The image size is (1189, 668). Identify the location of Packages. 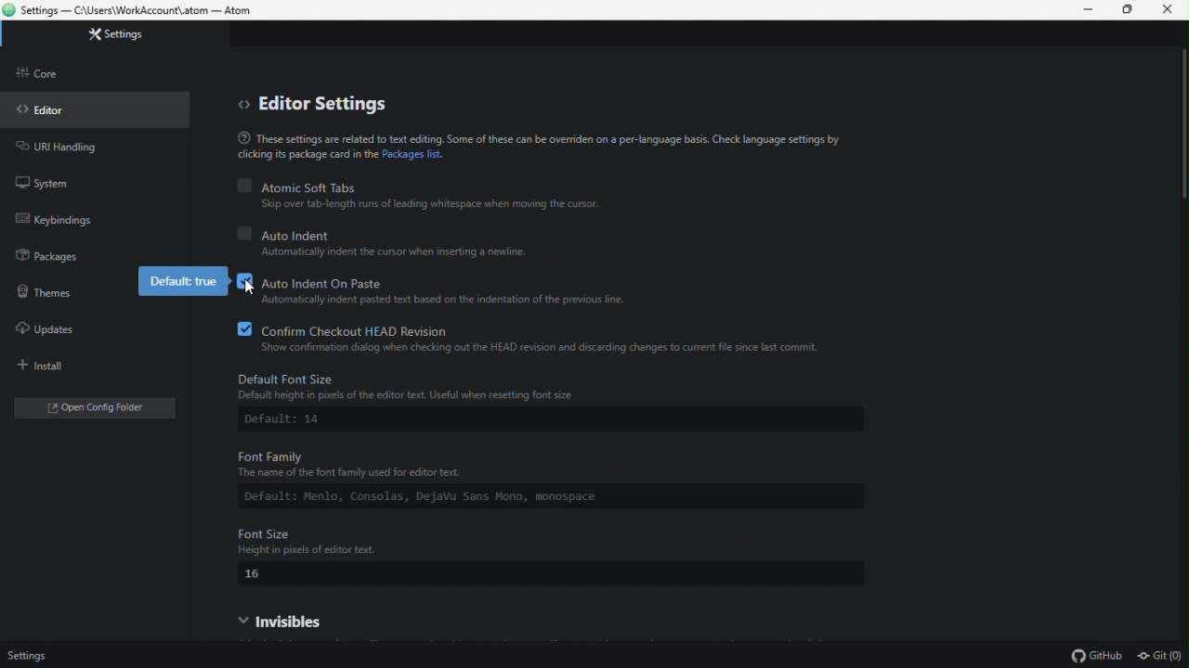
(53, 257).